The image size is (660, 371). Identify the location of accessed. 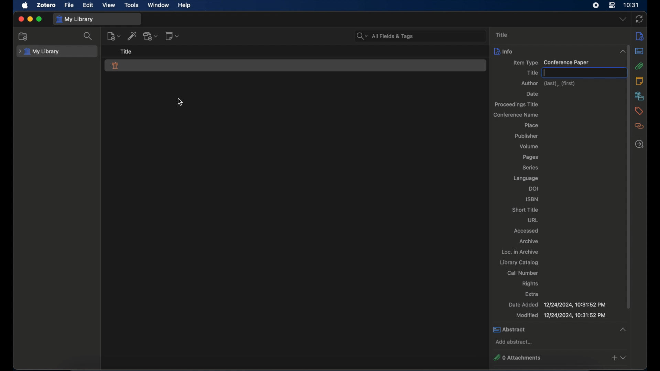
(526, 231).